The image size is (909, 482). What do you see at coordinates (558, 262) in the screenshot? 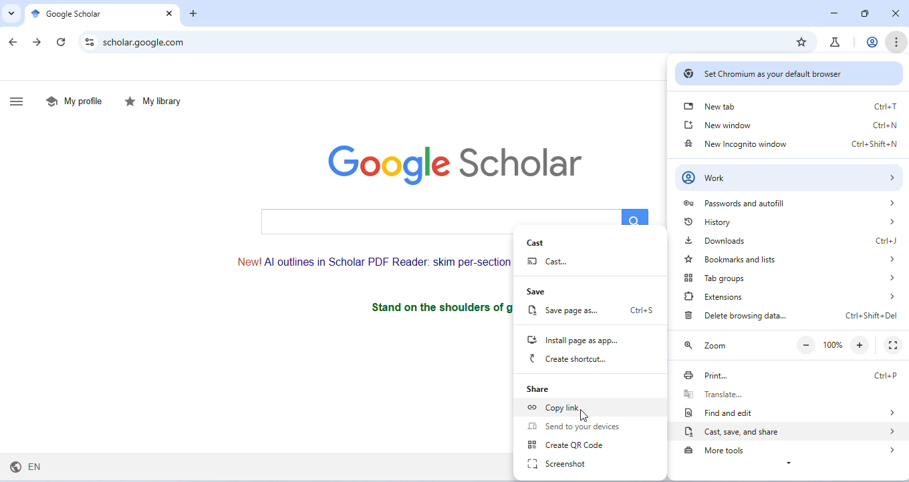
I see `cast` at bounding box center [558, 262].